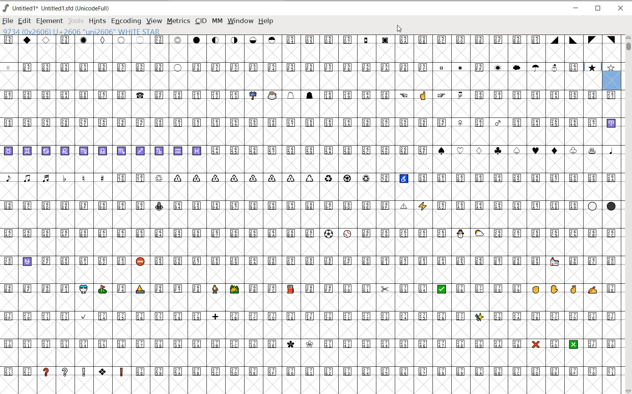 Image resolution: width=632 pixels, height=394 pixels. Describe the element at coordinates (201, 22) in the screenshot. I see `CID` at that location.